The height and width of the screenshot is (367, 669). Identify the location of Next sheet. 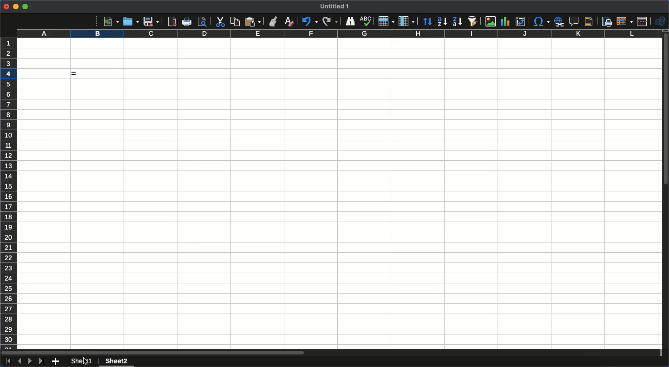
(30, 361).